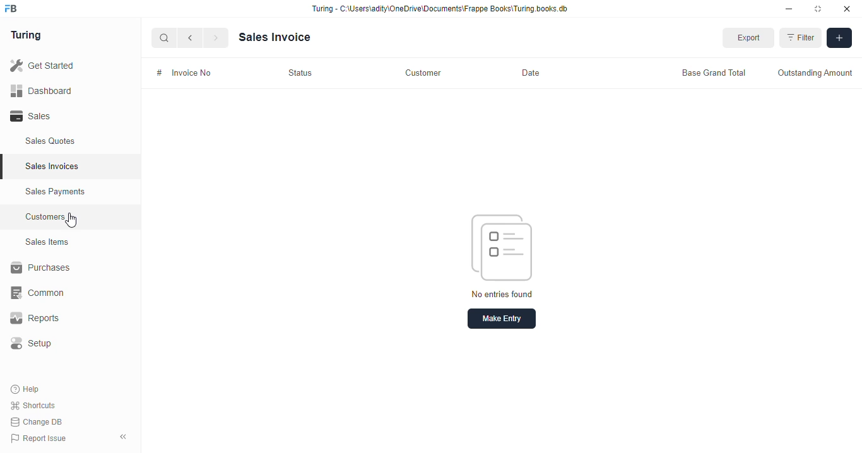  What do you see at coordinates (68, 143) in the screenshot?
I see `Sales Quotes` at bounding box center [68, 143].